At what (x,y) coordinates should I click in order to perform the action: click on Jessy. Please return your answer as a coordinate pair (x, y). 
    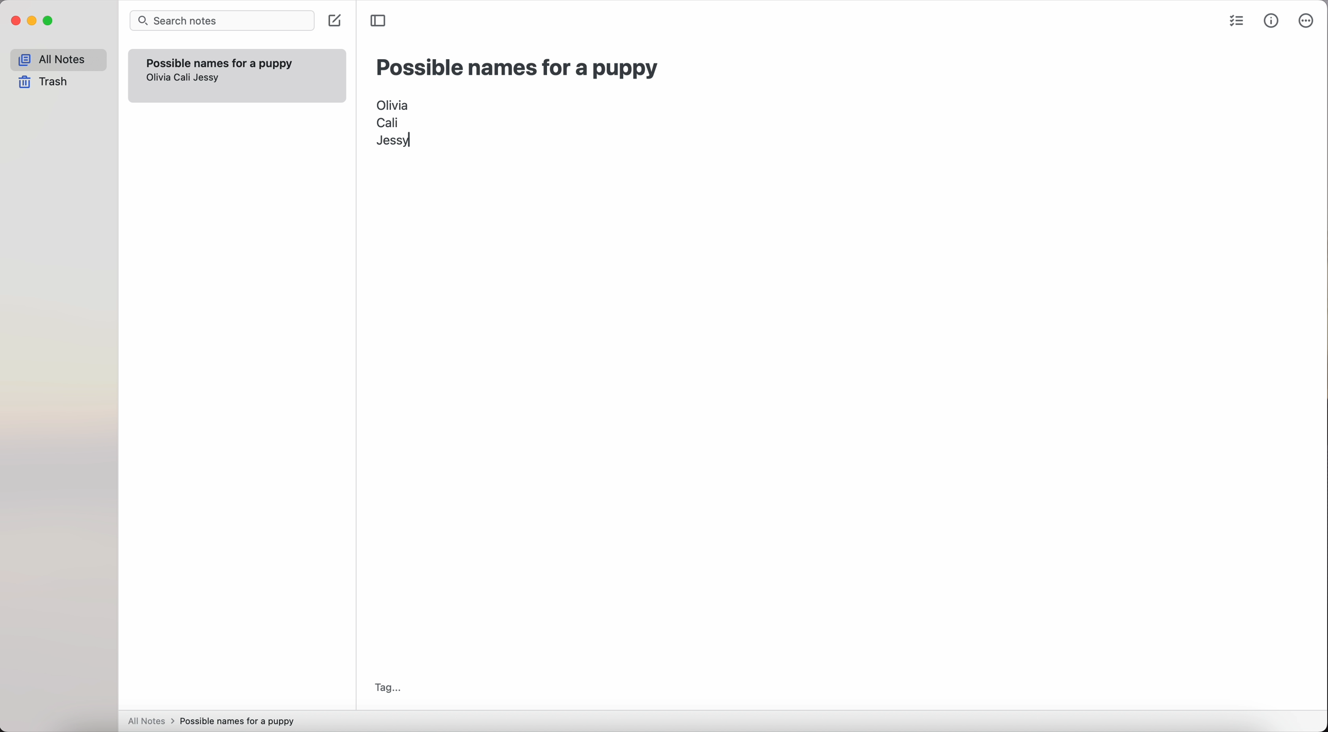
    Looking at the image, I should click on (395, 141).